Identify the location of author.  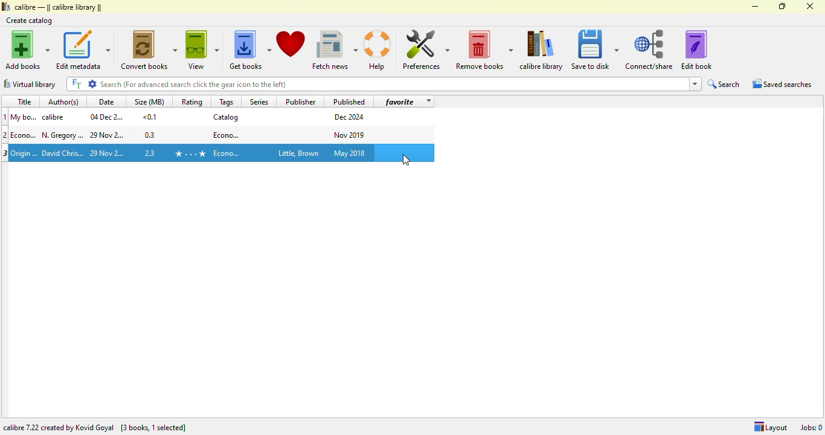
(56, 117).